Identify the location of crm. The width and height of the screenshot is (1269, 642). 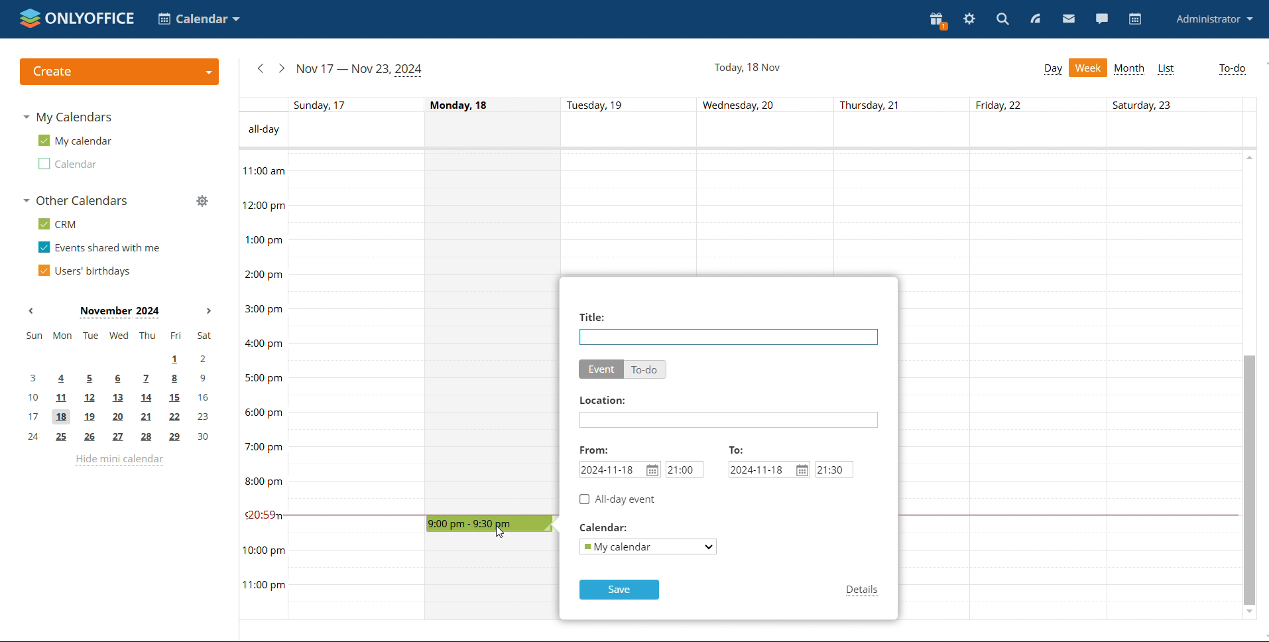
(59, 224).